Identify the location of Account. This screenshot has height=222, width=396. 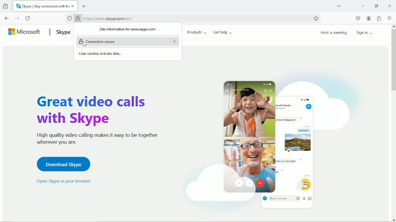
(369, 18).